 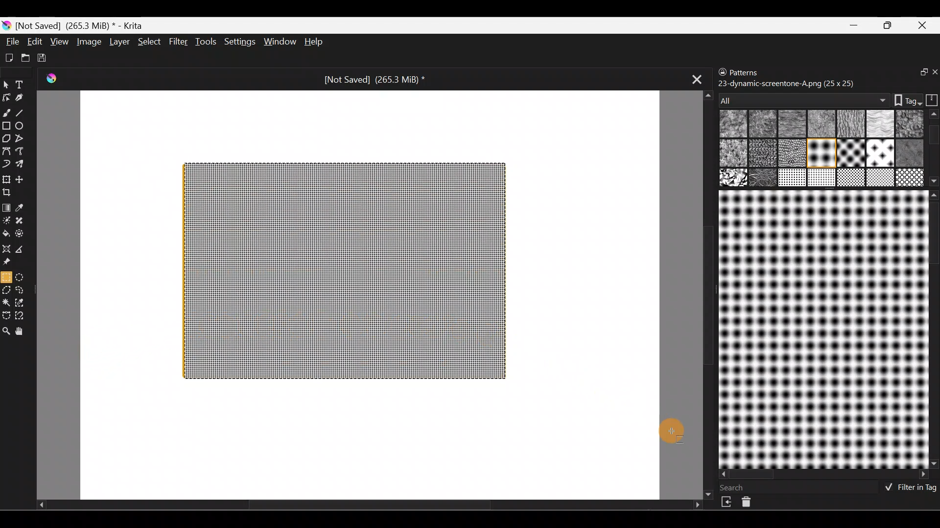 What do you see at coordinates (6, 332) in the screenshot?
I see `Zoom tool` at bounding box center [6, 332].